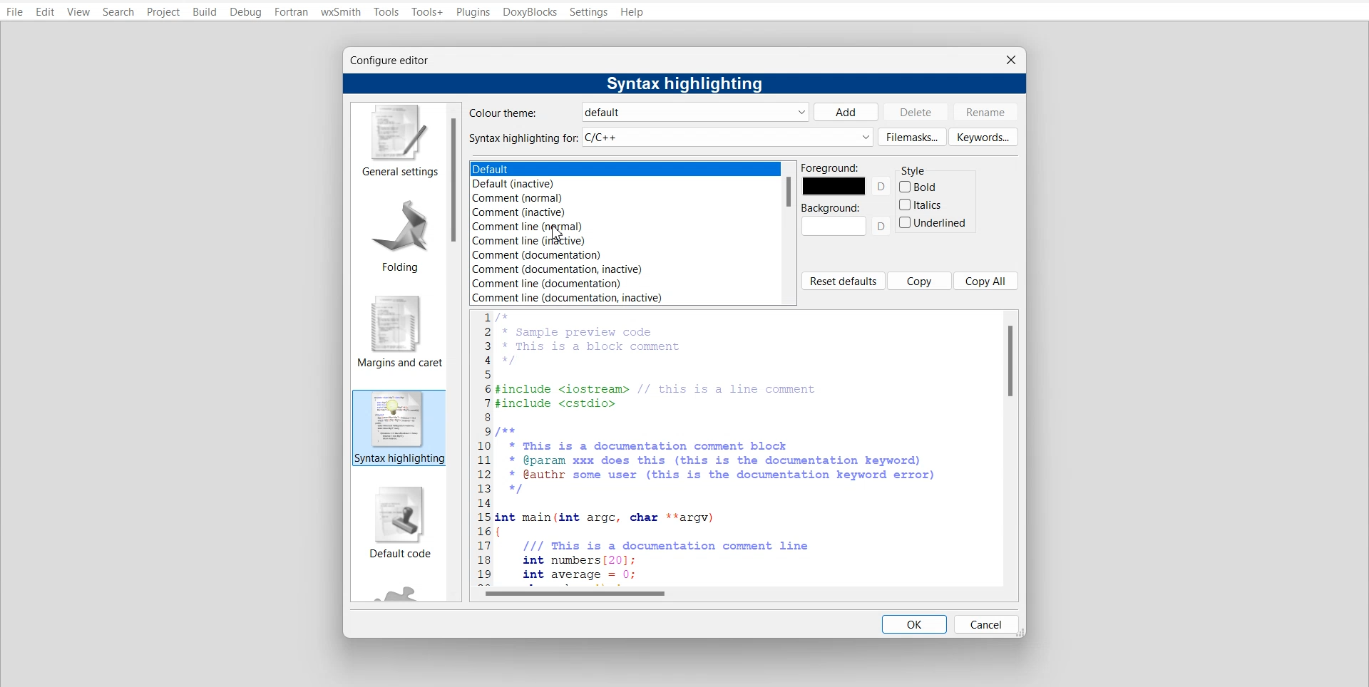 The image size is (1369, 687). What do you see at coordinates (920, 280) in the screenshot?
I see `Copy` at bounding box center [920, 280].